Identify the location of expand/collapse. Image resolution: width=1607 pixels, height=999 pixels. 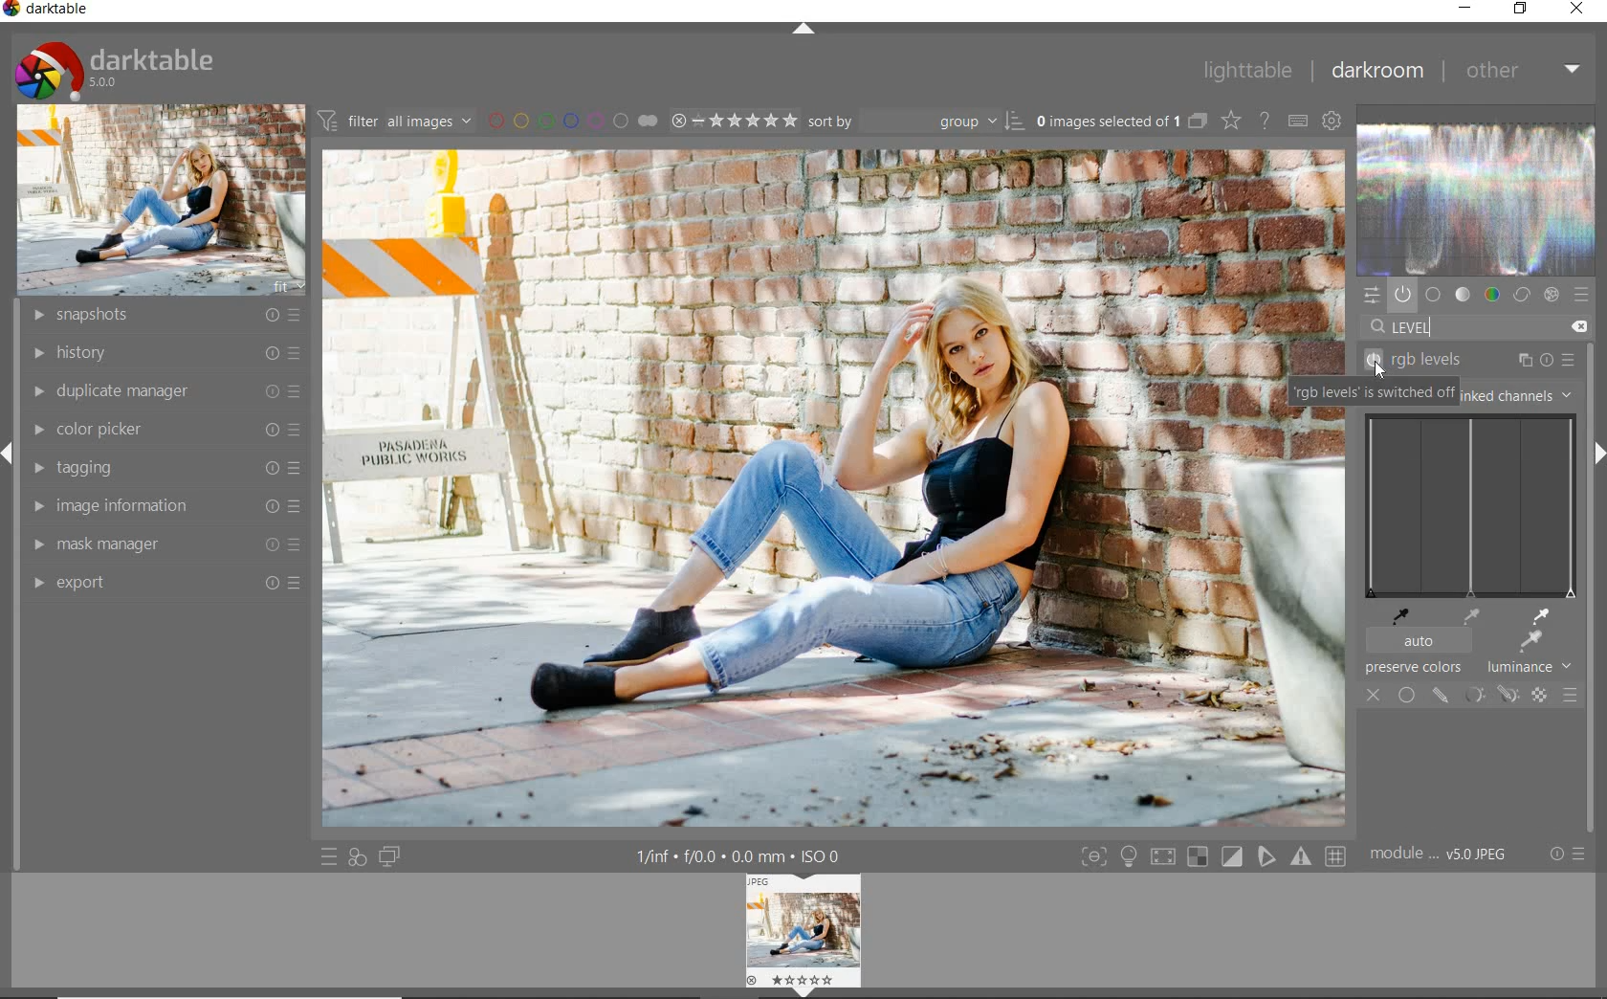
(807, 33).